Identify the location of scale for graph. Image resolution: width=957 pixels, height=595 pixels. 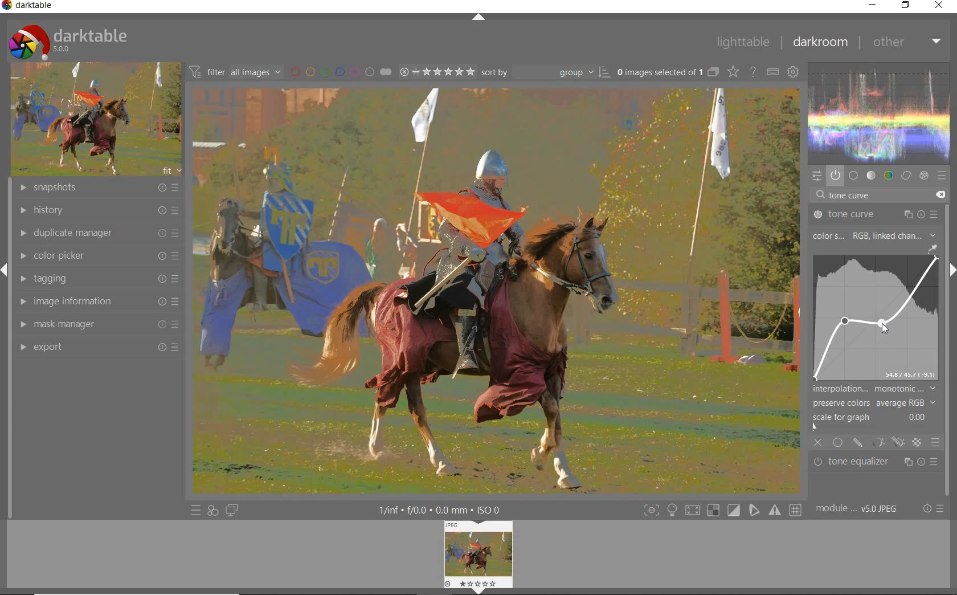
(872, 417).